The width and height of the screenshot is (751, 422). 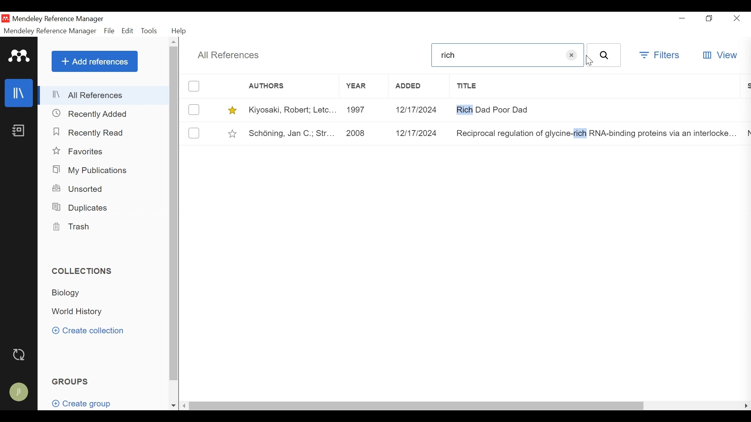 I want to click on Favorites, so click(x=81, y=151).